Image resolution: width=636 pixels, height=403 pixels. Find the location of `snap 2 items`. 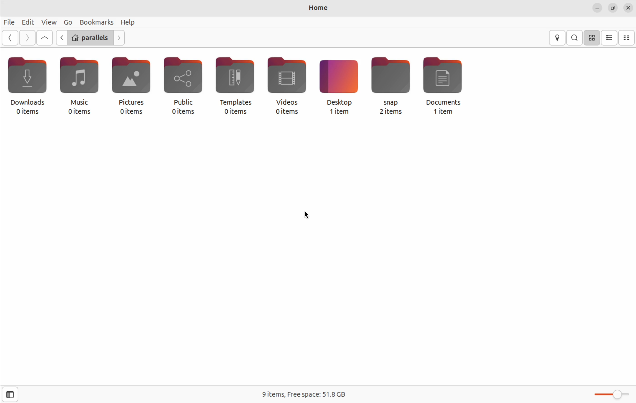

snap 2 items is located at coordinates (391, 88).